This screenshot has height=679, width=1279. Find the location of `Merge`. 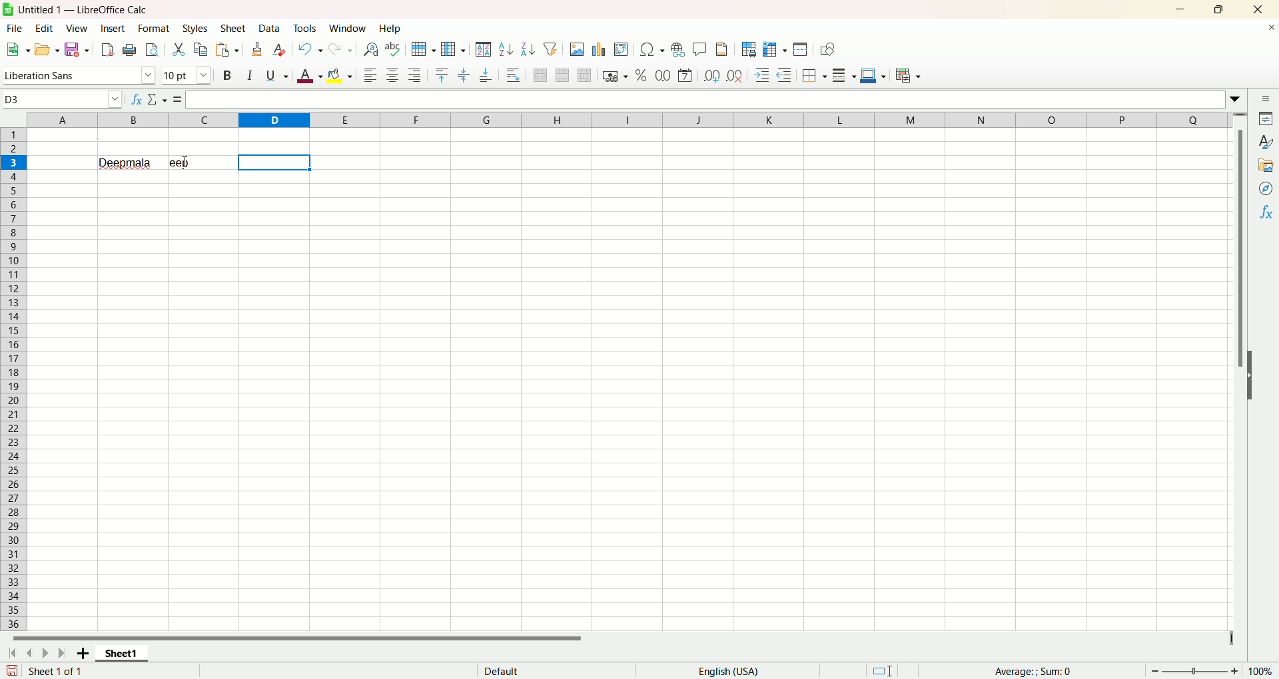

Merge is located at coordinates (562, 75).